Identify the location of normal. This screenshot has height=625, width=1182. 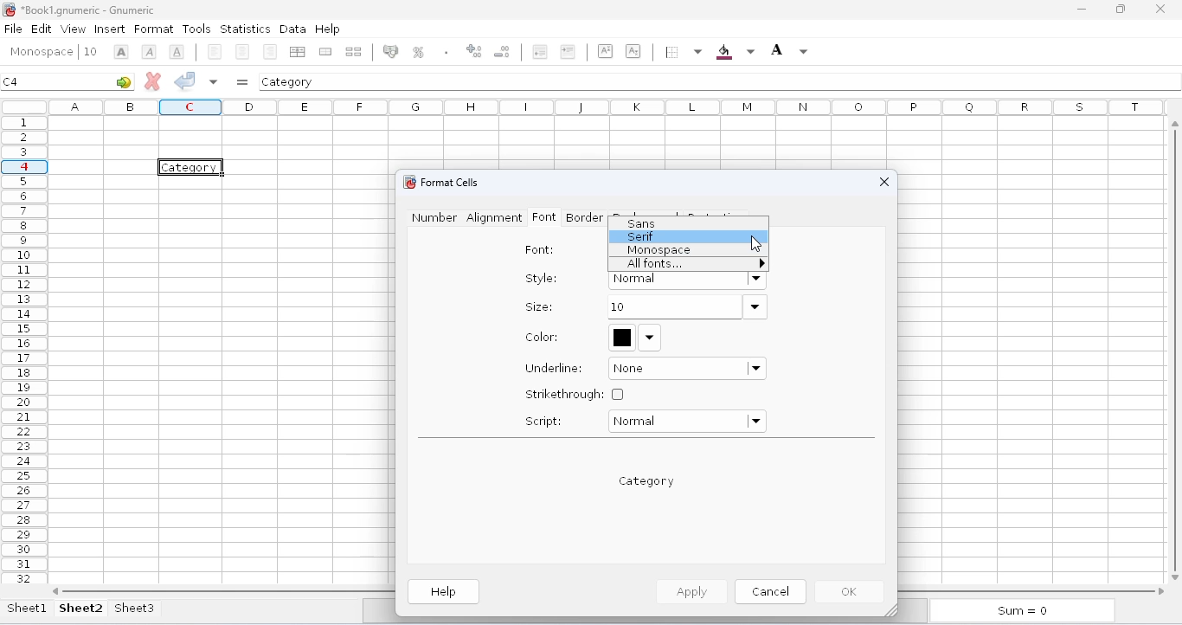
(686, 422).